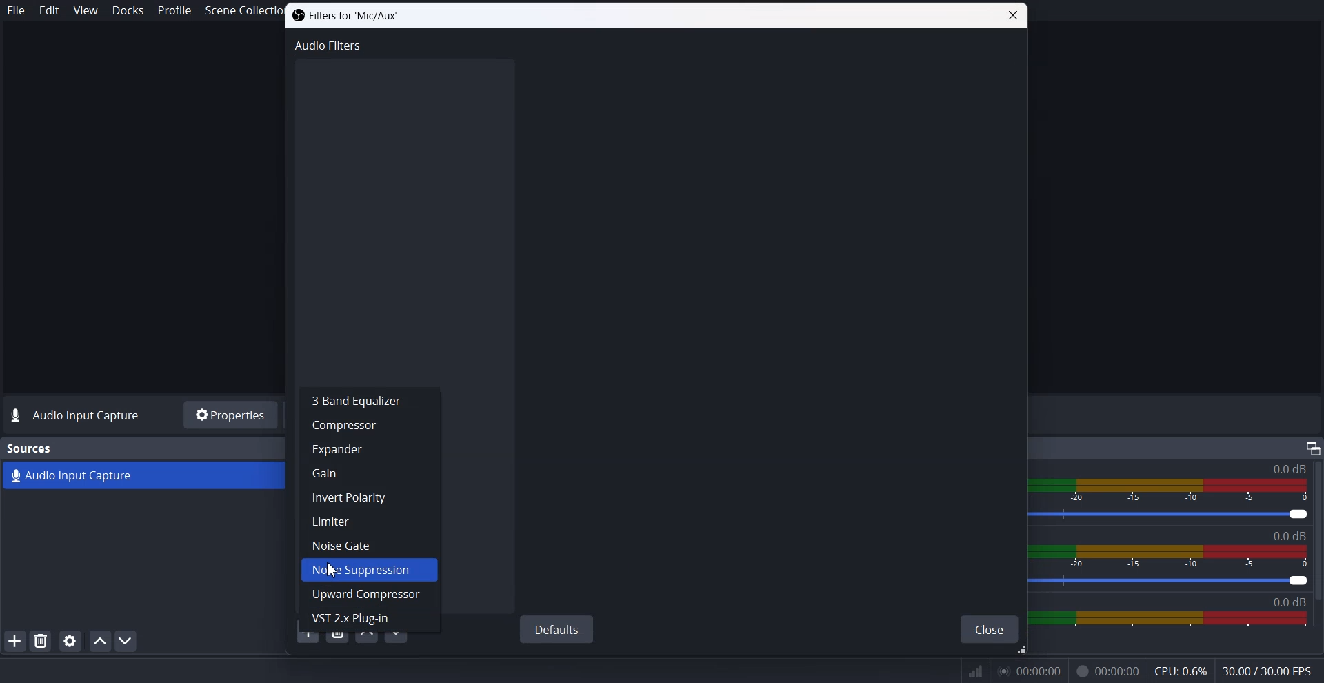 This screenshot has width=1324, height=683. I want to click on VST 2.x Plug-in, so click(370, 628).